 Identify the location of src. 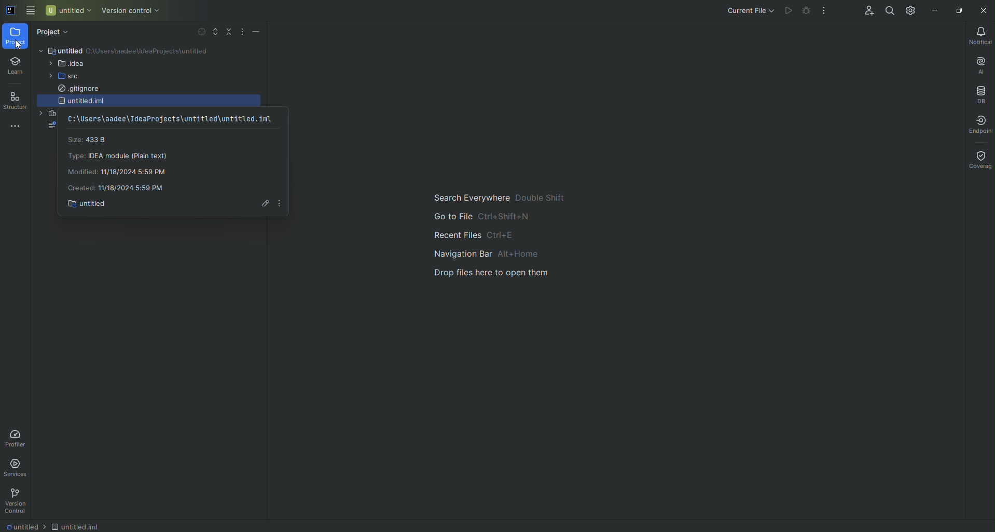
(61, 77).